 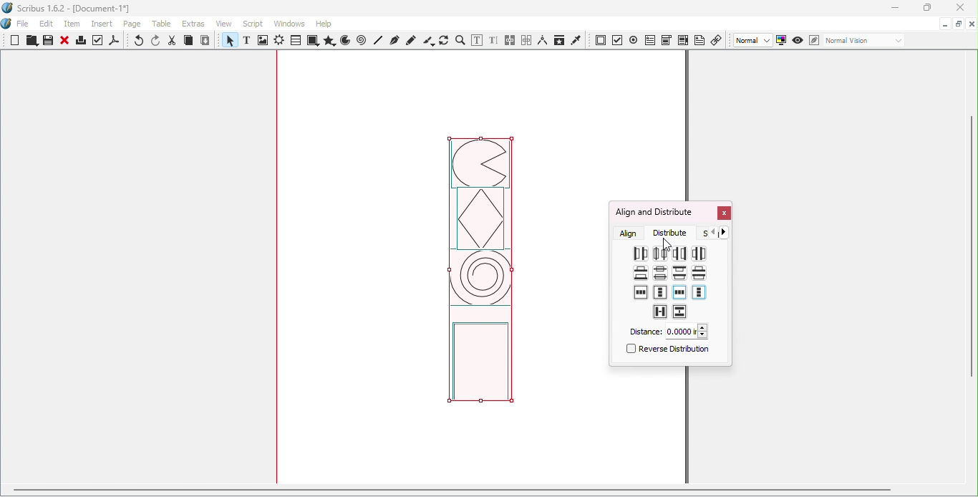 What do you see at coordinates (679, 272) in the screenshot?
I see `Distribute tops equidistantly` at bounding box center [679, 272].